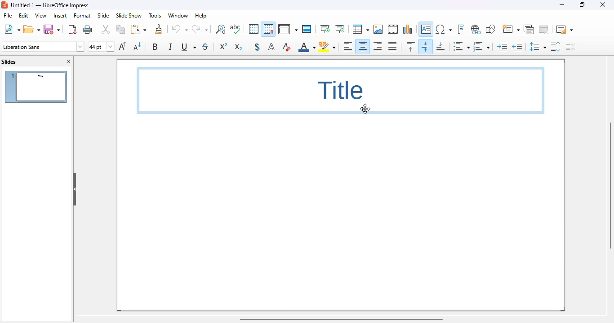 This screenshot has width=614, height=323. What do you see at coordinates (360, 29) in the screenshot?
I see `table` at bounding box center [360, 29].